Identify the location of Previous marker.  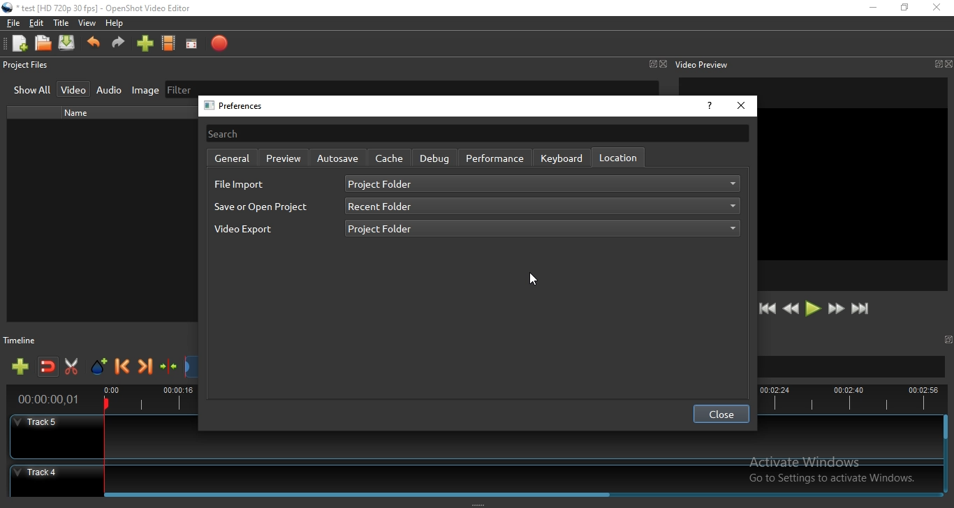
(123, 368).